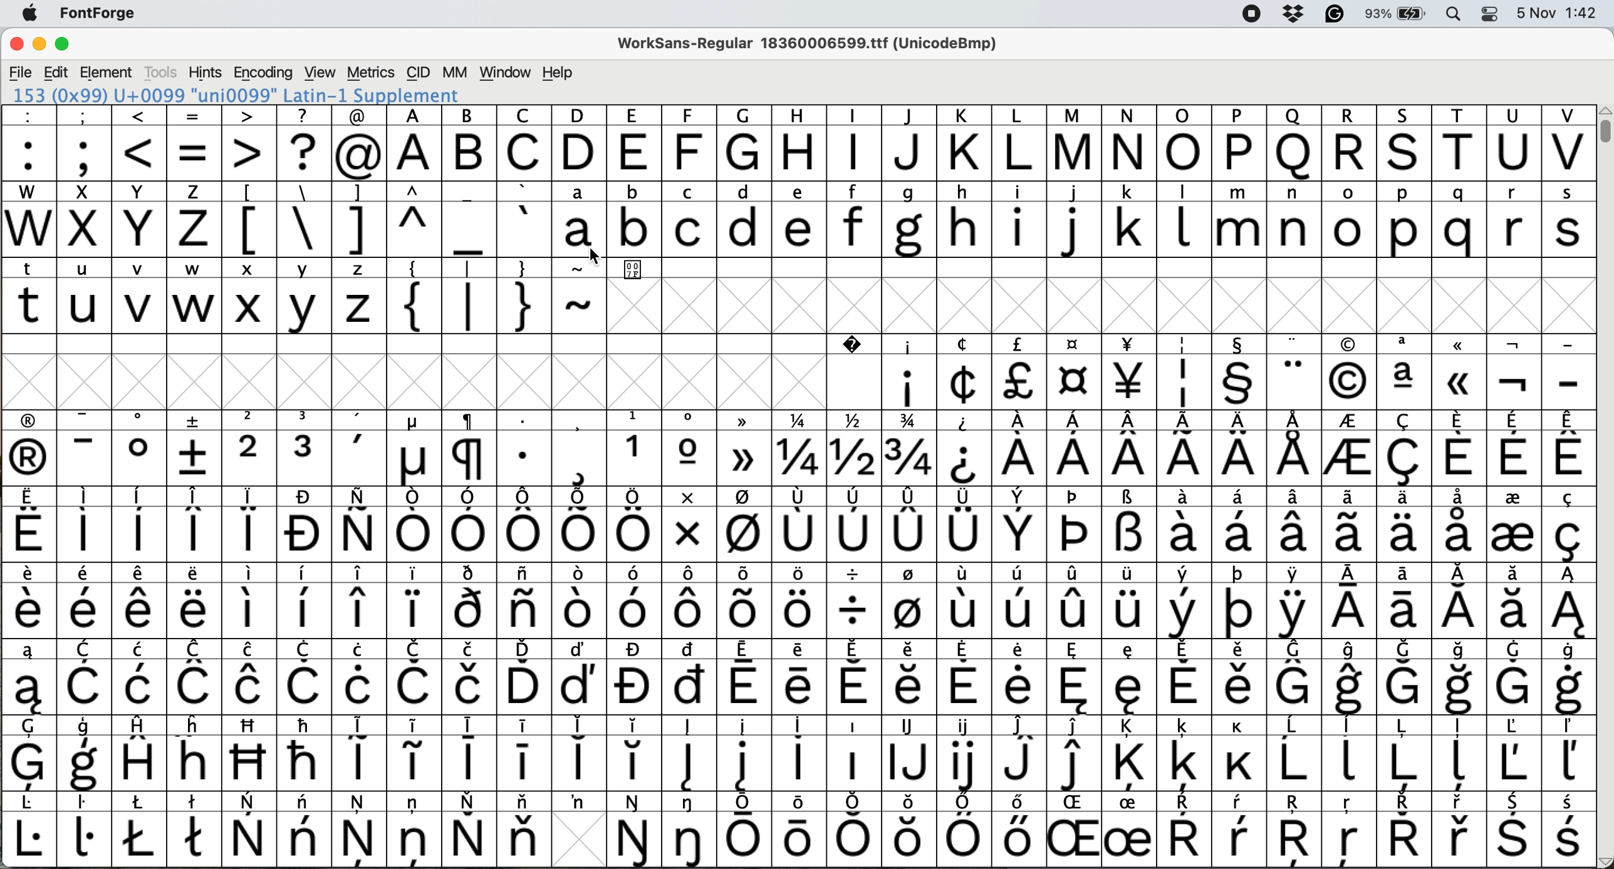 This screenshot has width=1614, height=869. What do you see at coordinates (1604, 125) in the screenshot?
I see `vertical scroll bar` at bounding box center [1604, 125].